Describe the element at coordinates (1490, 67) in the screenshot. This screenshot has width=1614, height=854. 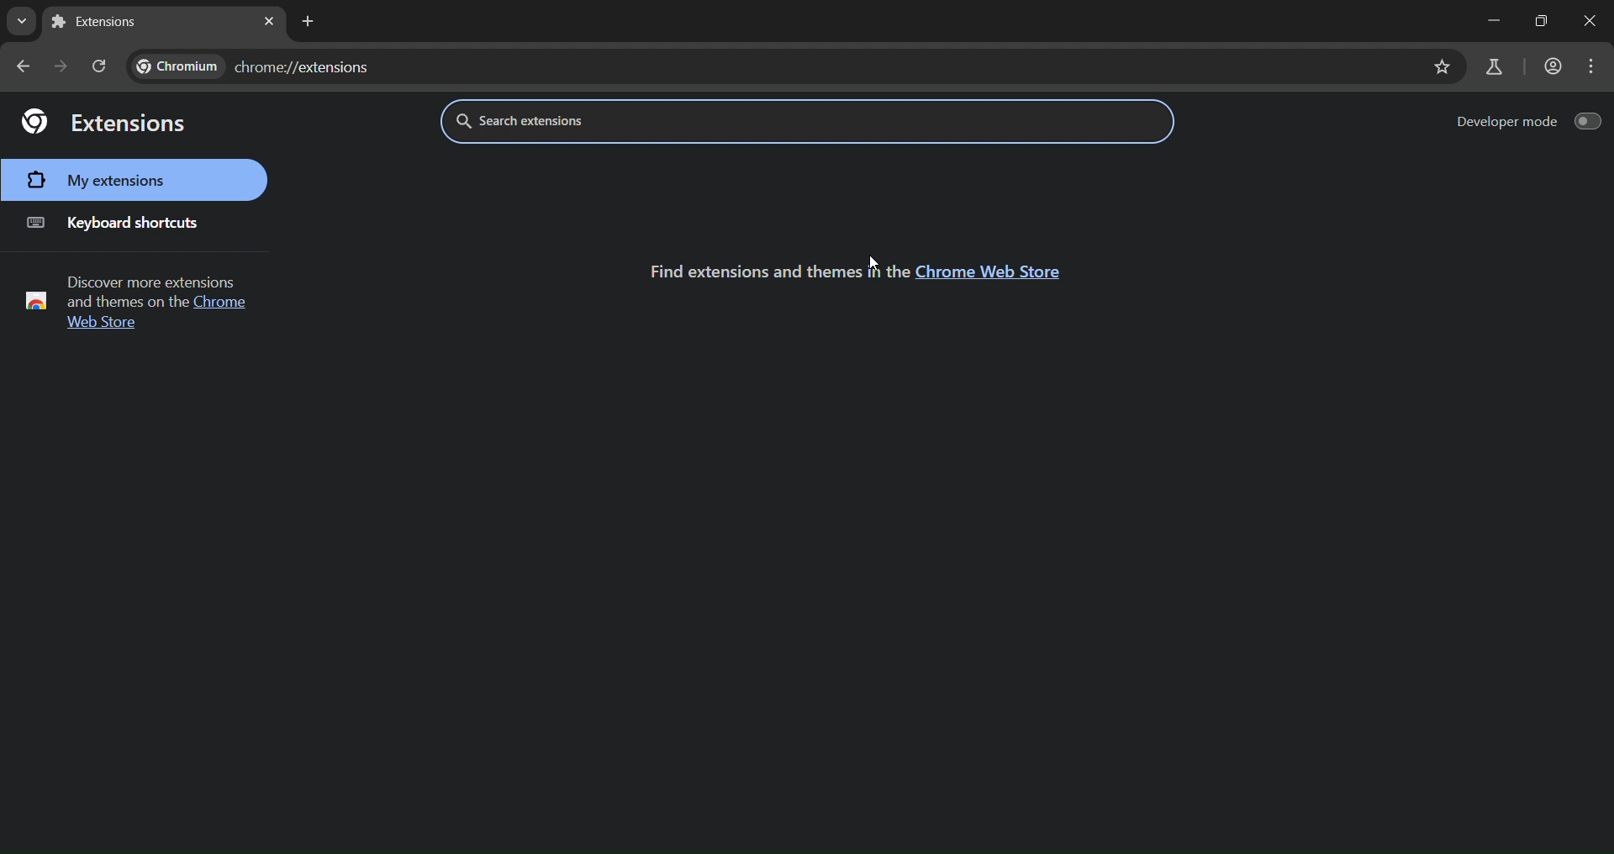
I see `search labs` at that location.